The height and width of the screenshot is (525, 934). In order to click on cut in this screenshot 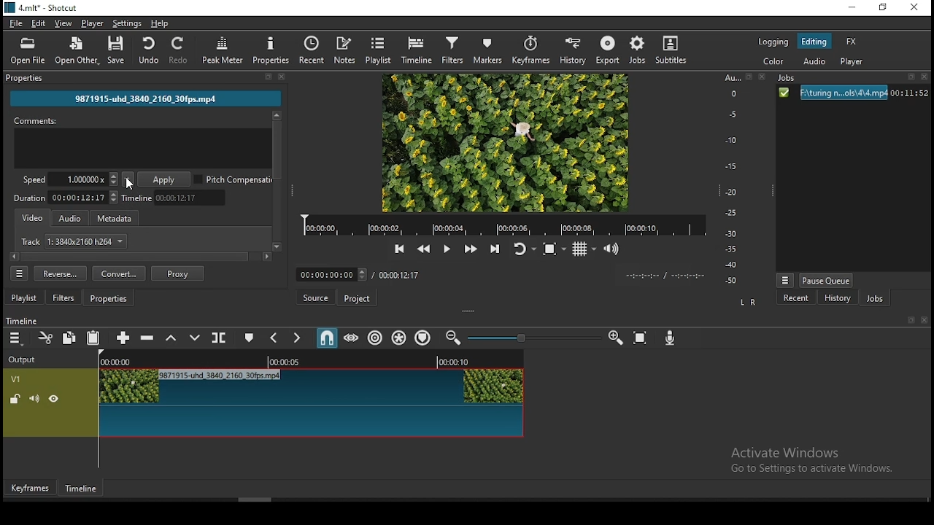, I will do `click(43, 338)`.